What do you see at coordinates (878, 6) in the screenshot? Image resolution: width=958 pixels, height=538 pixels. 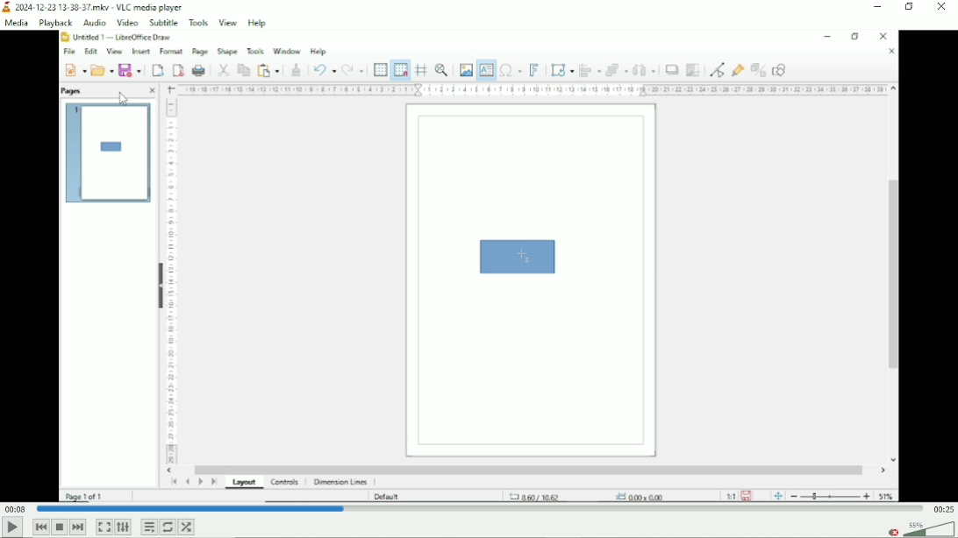 I see `Minimize` at bounding box center [878, 6].